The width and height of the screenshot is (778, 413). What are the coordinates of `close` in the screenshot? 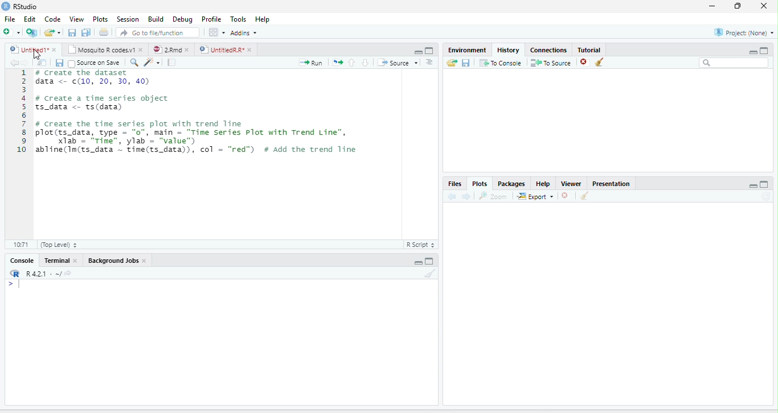 It's located at (141, 49).